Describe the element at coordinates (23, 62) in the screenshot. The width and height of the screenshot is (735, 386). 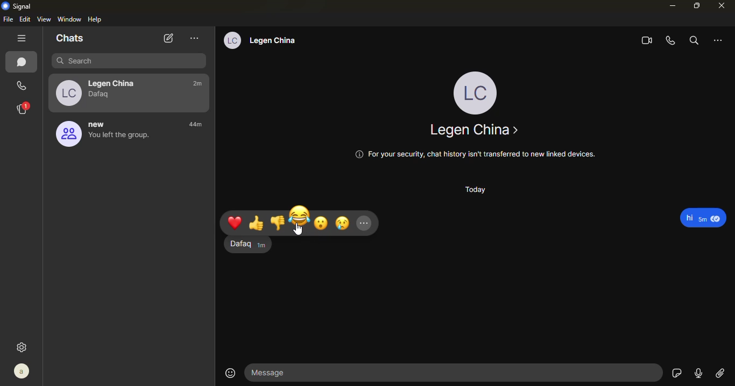
I see `chats` at that location.